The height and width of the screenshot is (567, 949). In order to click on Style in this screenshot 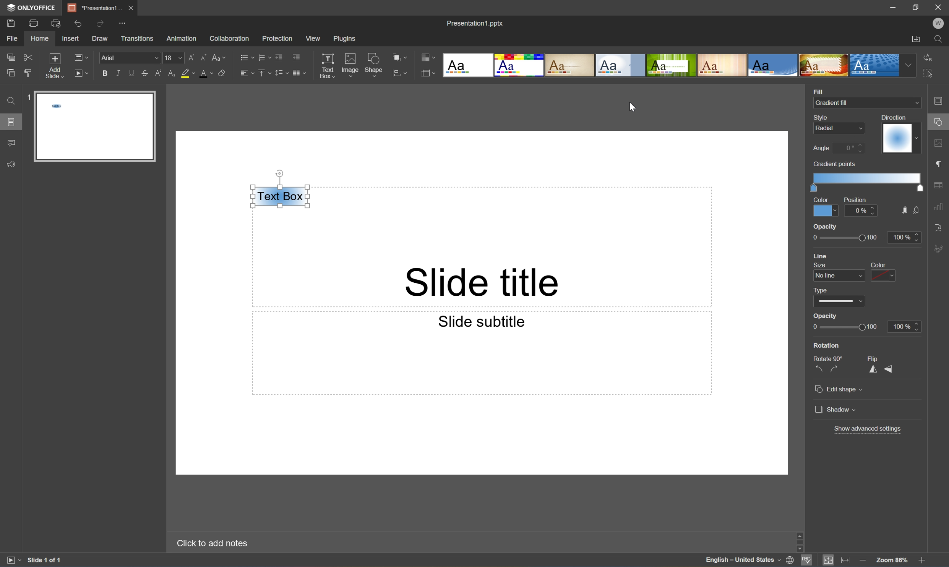, I will do `click(819, 117)`.